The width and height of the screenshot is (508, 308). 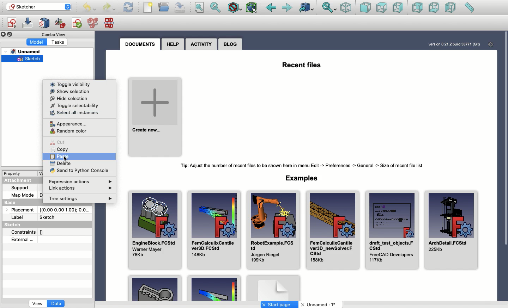 What do you see at coordinates (37, 42) in the screenshot?
I see `Model+` at bounding box center [37, 42].